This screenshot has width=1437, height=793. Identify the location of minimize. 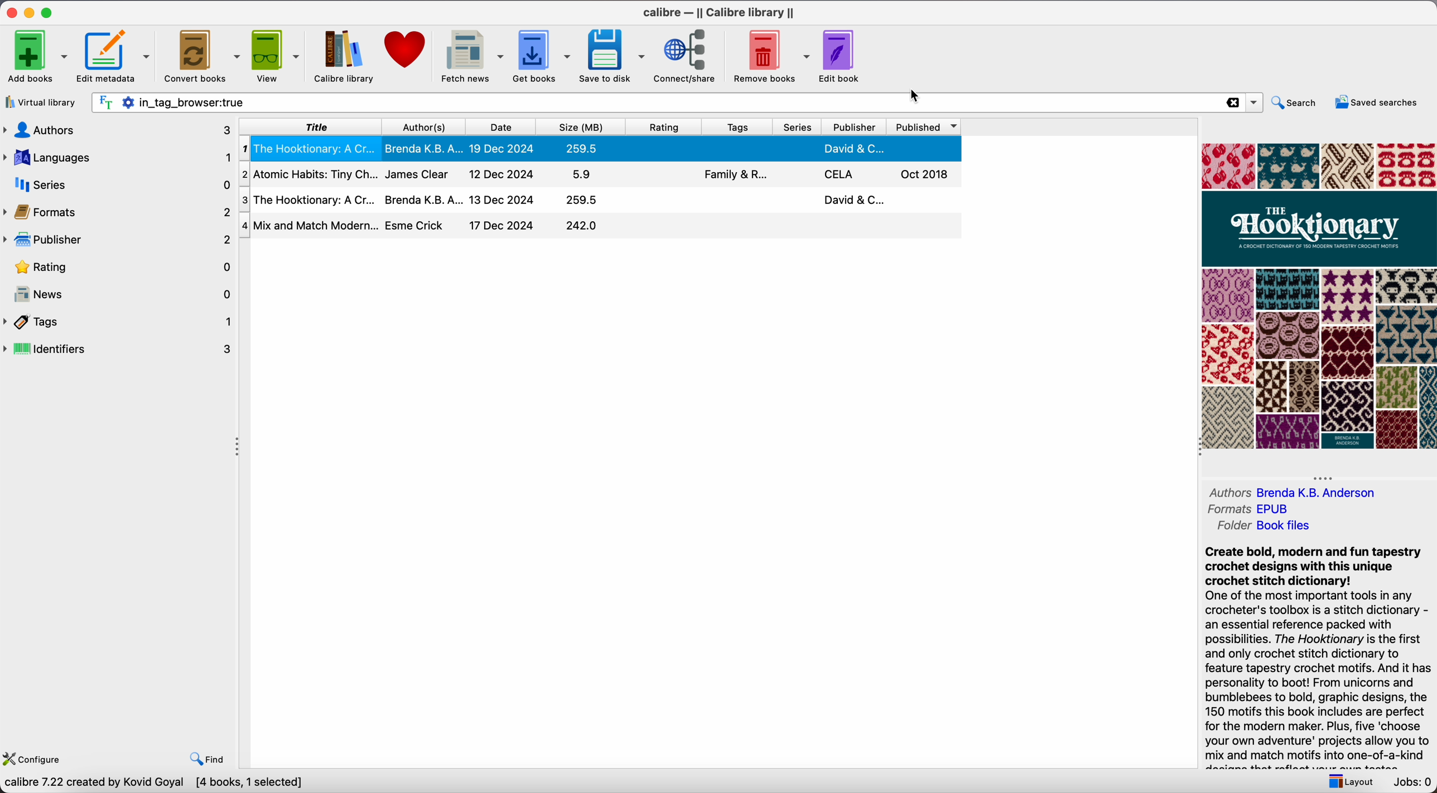
(30, 11).